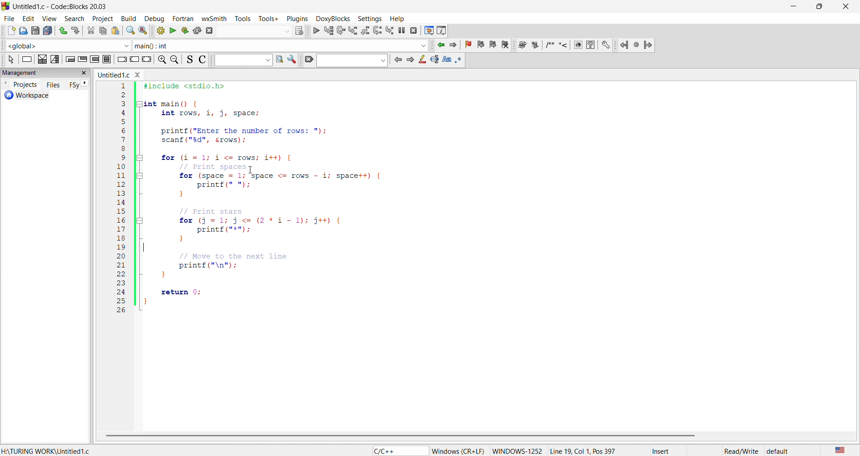 The height and width of the screenshot is (456, 860). I want to click on previous bookmark, so click(482, 43).